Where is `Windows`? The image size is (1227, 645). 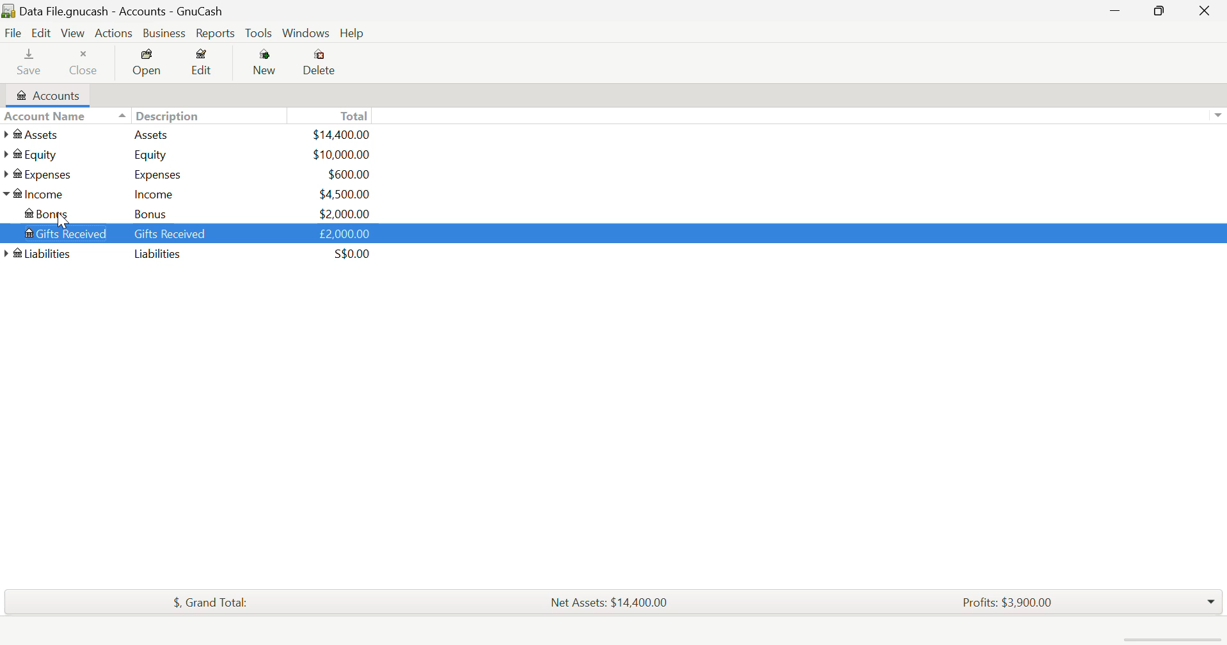
Windows is located at coordinates (306, 33).